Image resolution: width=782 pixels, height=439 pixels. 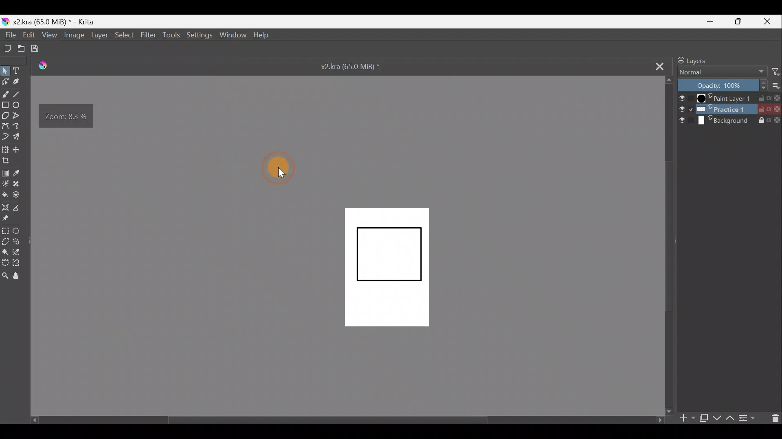 I want to click on Duplicate layer/mask, so click(x=703, y=418).